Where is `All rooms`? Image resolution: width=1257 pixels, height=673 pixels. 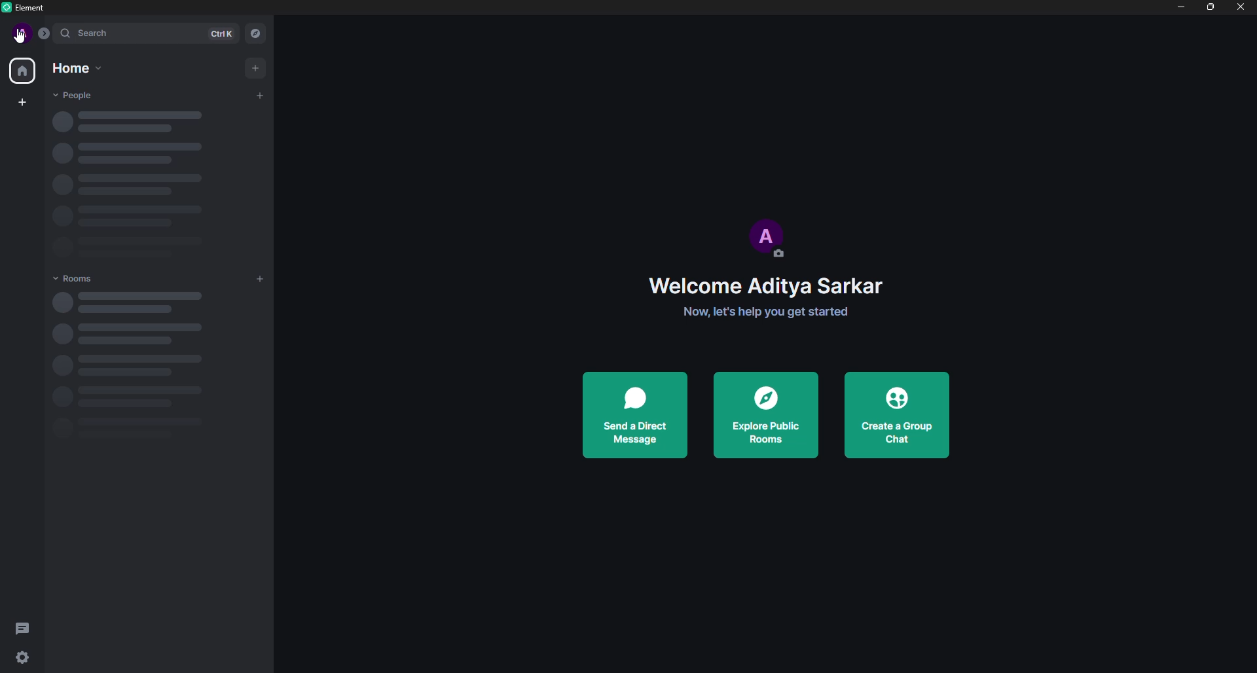 All rooms is located at coordinates (22, 71).